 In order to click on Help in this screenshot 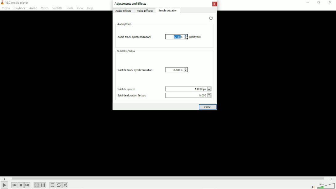, I will do `click(90, 8)`.